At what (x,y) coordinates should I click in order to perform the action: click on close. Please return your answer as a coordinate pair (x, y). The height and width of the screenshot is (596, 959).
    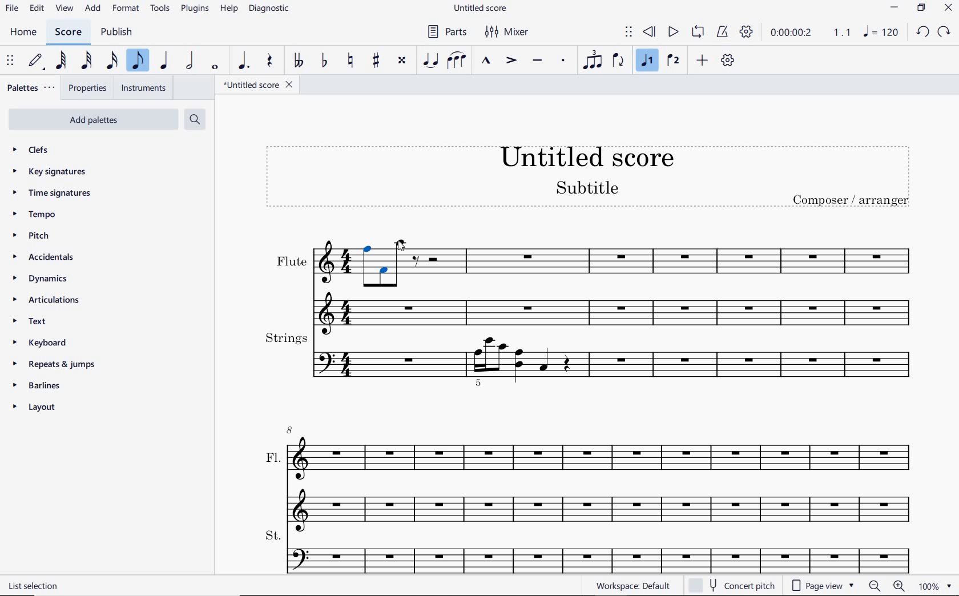
    Looking at the image, I should click on (950, 9).